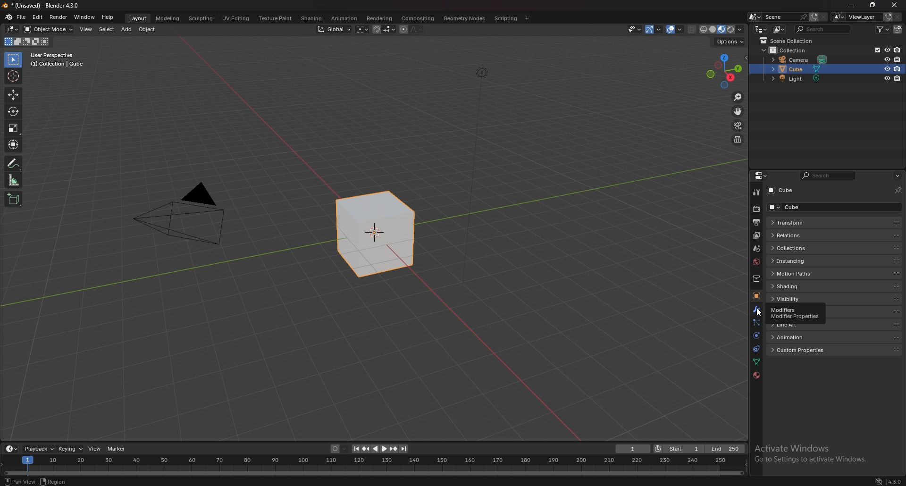 The image size is (906, 486). I want to click on geometry nodes, so click(464, 18).